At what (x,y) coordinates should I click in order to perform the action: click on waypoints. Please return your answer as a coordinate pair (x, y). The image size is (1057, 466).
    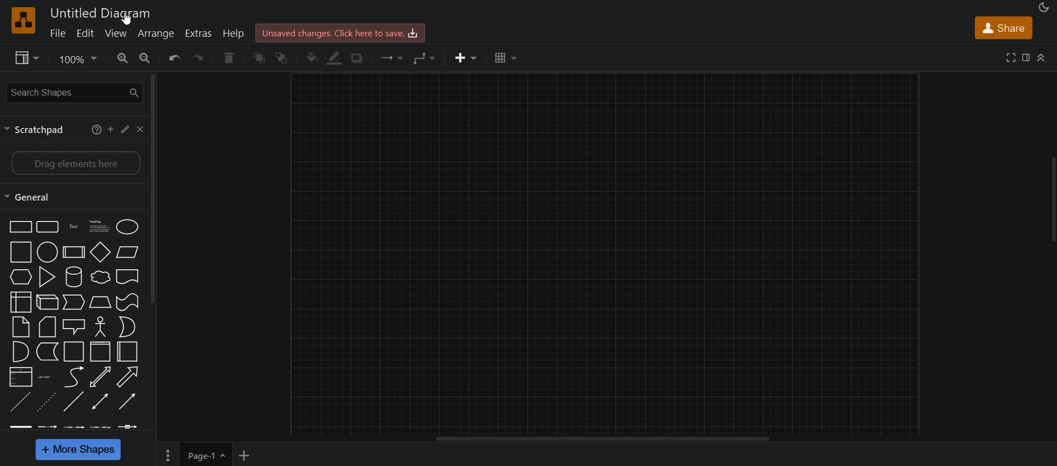
    Looking at the image, I should click on (424, 59).